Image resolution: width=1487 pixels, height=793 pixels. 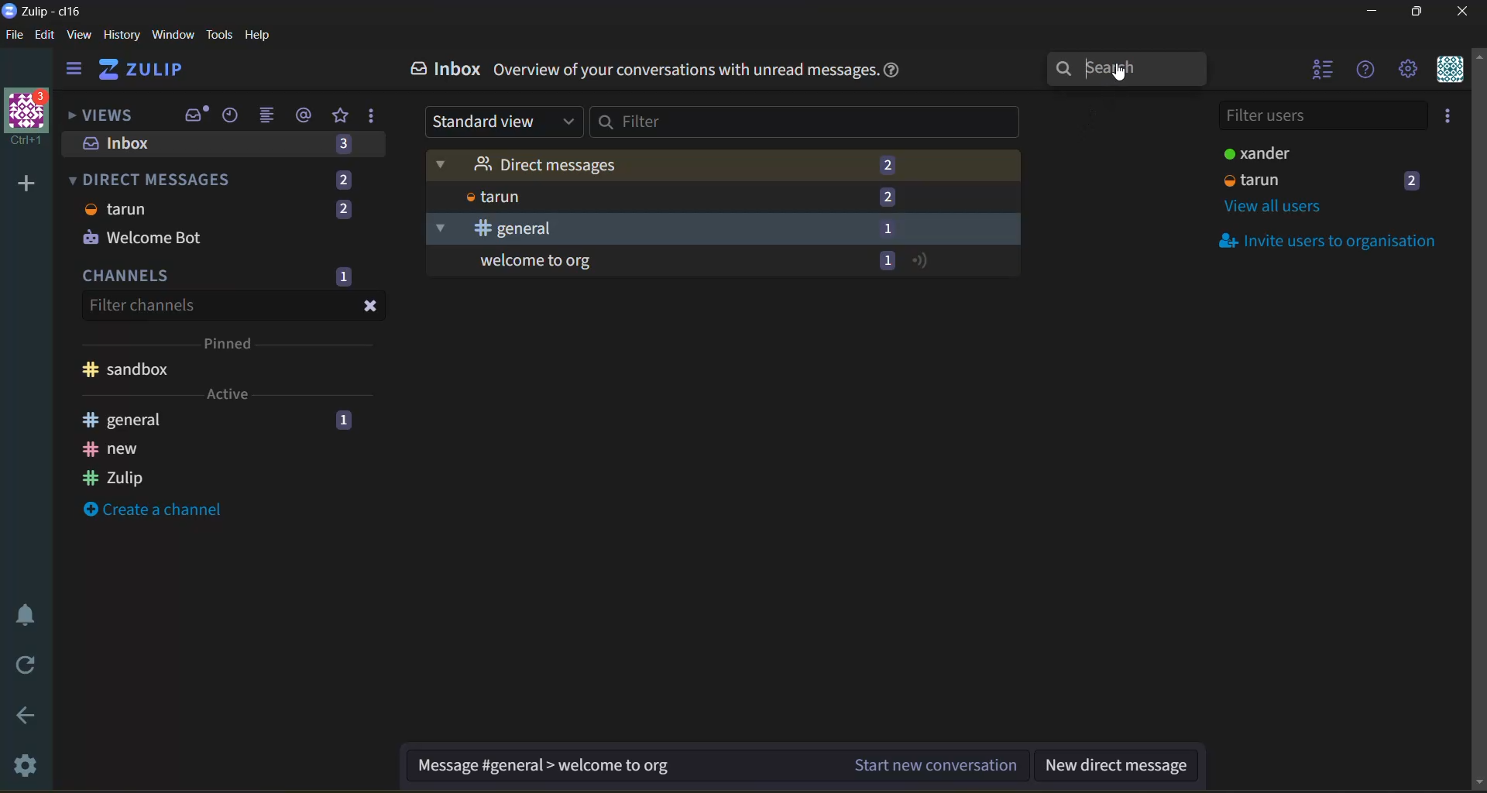 What do you see at coordinates (886, 261) in the screenshot?
I see `1` at bounding box center [886, 261].